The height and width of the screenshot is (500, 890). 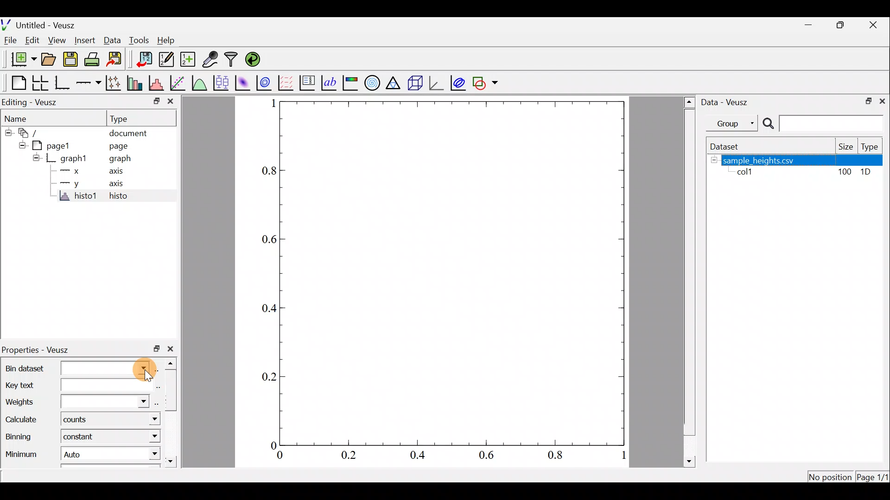 I want to click on Group, so click(x=734, y=123).